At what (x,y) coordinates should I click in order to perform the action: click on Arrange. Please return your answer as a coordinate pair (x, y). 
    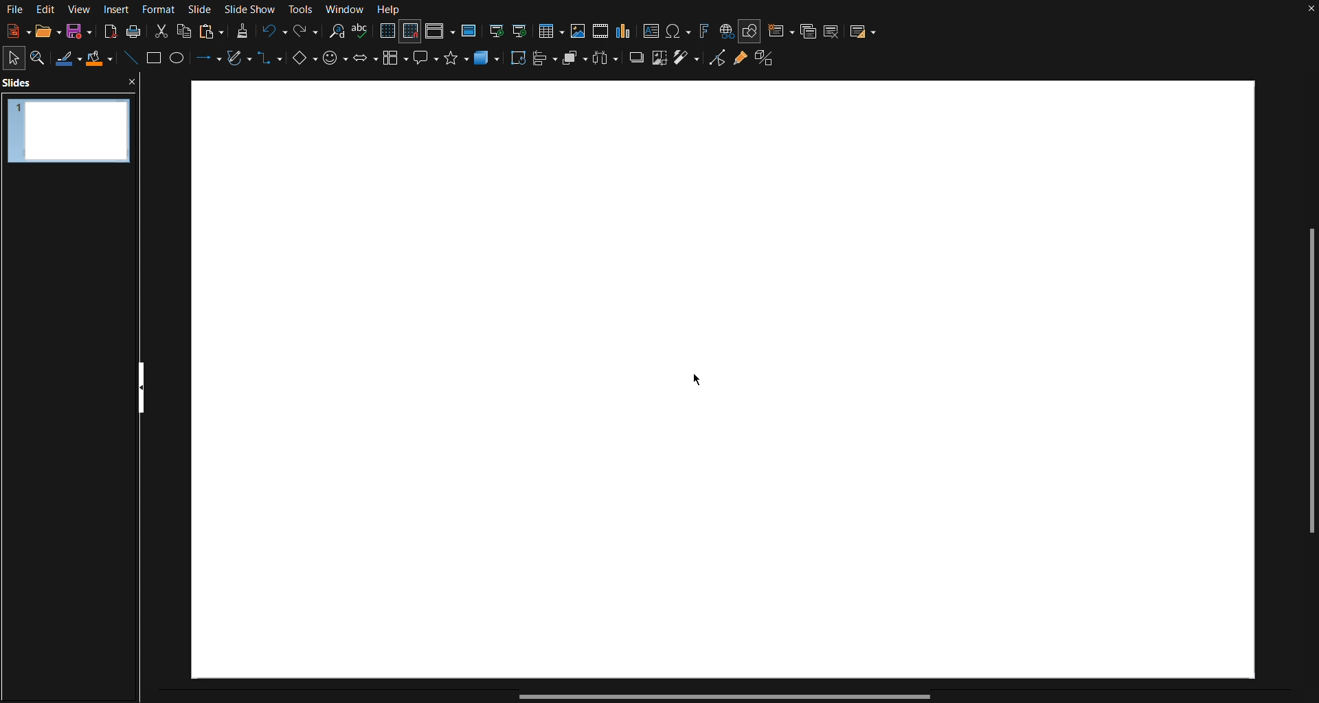
    Looking at the image, I should click on (575, 61).